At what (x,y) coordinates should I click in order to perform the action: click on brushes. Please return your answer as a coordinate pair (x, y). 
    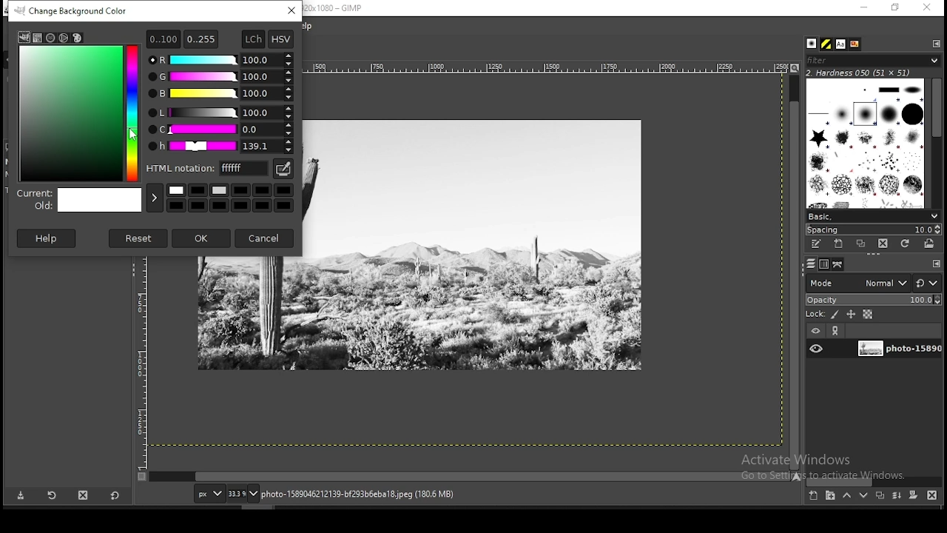
    Looking at the image, I should click on (813, 44).